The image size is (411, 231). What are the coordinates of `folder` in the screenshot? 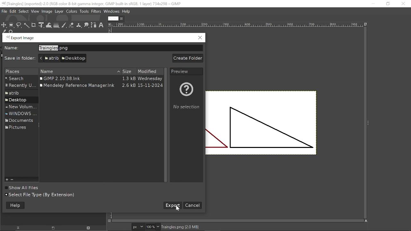 It's located at (18, 128).